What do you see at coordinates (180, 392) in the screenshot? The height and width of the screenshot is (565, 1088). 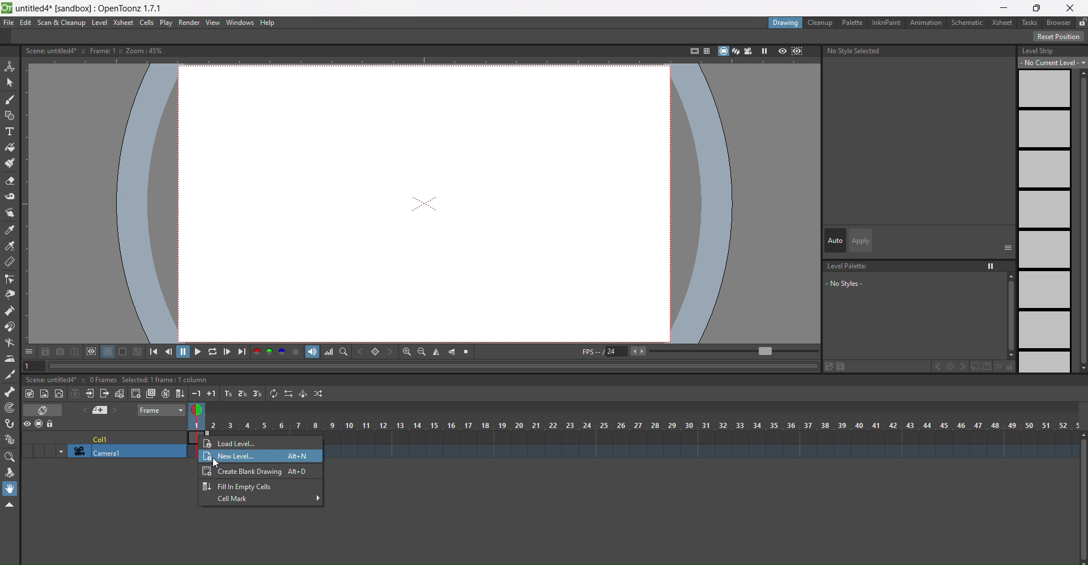 I see `fill in empty cells` at bounding box center [180, 392].